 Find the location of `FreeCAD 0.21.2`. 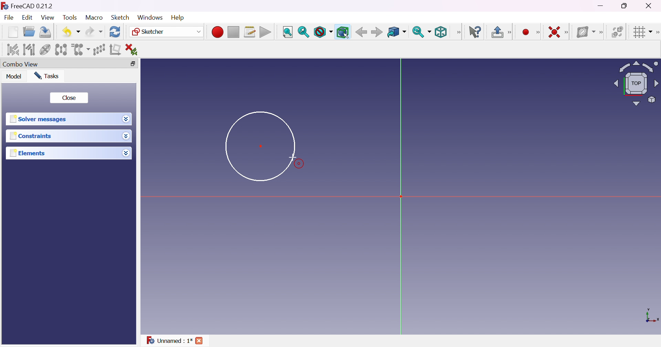

FreeCAD 0.21.2 is located at coordinates (32, 6).